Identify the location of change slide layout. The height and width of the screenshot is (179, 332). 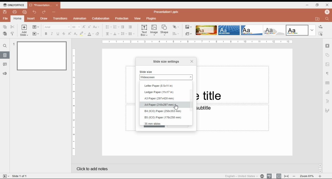
(36, 27).